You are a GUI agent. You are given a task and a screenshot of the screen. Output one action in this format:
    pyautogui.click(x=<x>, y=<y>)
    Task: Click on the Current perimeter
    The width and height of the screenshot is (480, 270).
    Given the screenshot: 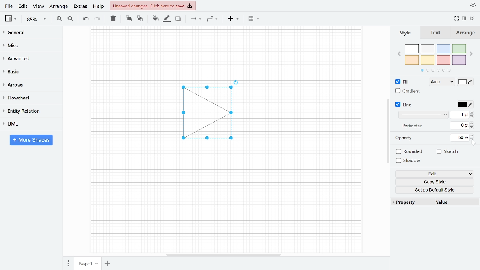 What is the action you would take?
    pyautogui.click(x=460, y=126)
    